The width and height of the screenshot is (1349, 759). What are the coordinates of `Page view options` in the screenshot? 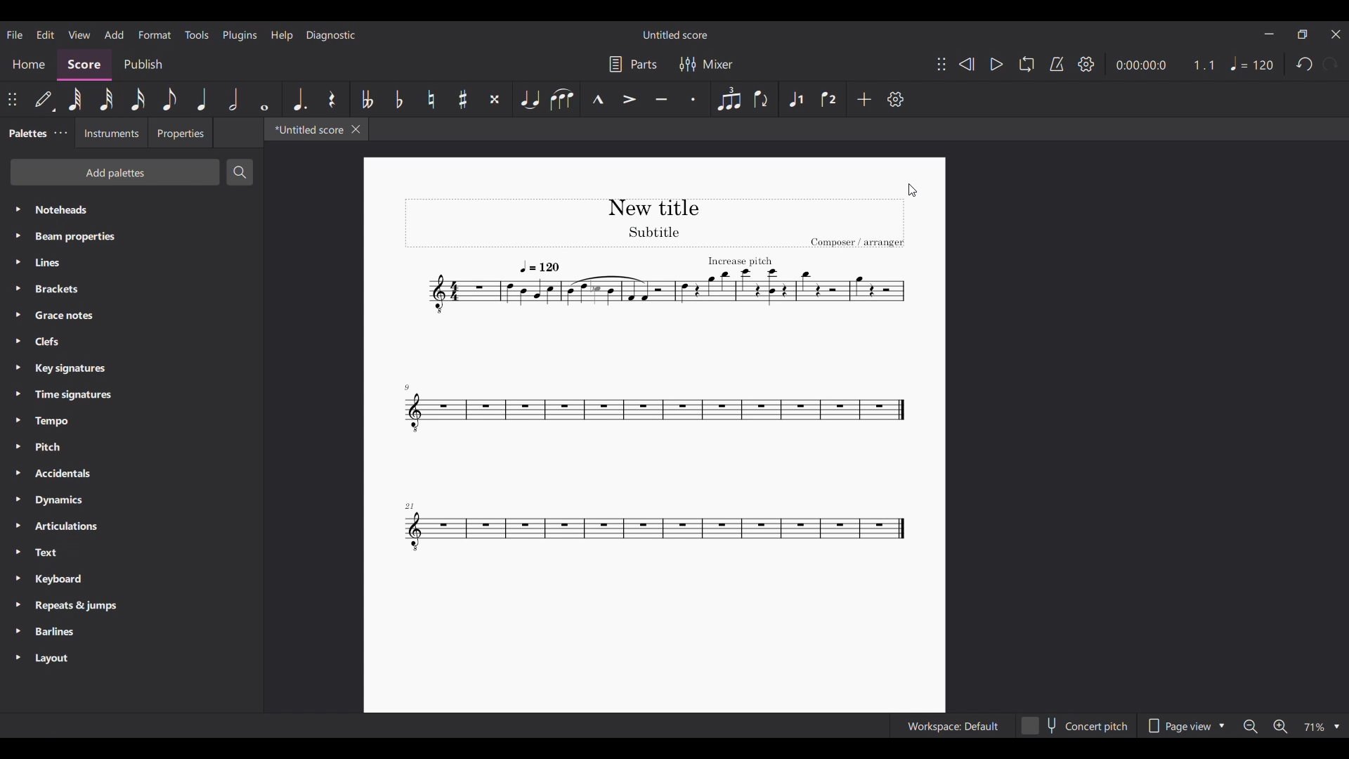 It's located at (1183, 725).